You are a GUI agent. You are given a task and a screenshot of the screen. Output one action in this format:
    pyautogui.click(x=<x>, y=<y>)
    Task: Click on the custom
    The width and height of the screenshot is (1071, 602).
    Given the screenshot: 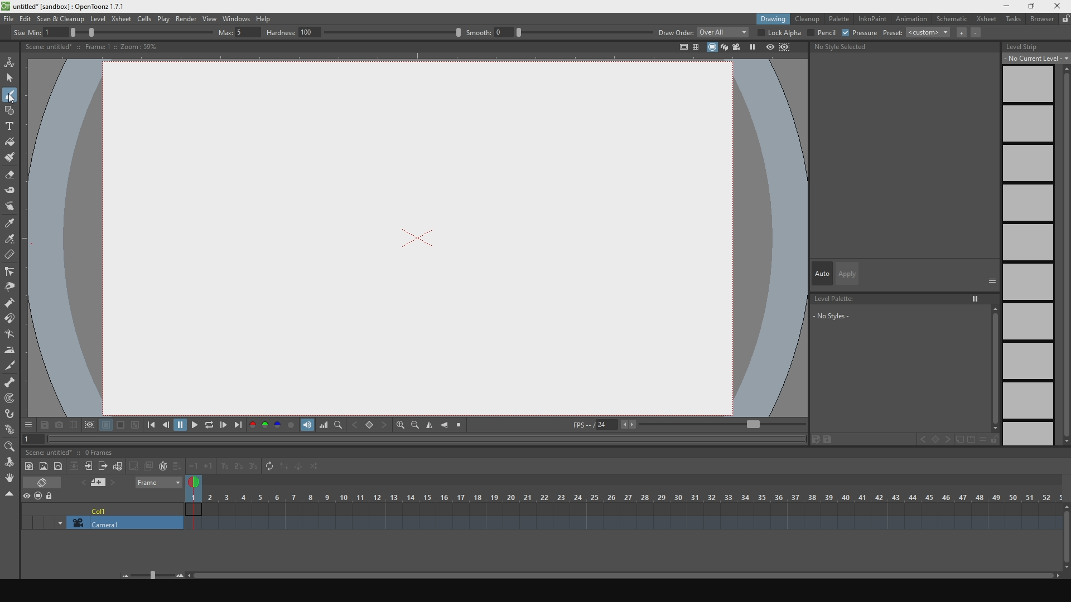 What is the action you would take?
    pyautogui.click(x=928, y=35)
    